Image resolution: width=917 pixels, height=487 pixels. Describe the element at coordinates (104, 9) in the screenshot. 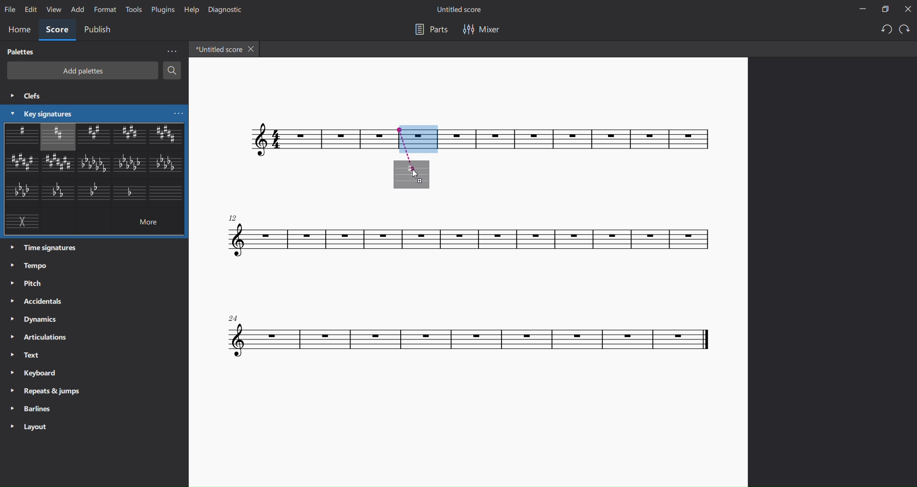

I see `format` at that location.